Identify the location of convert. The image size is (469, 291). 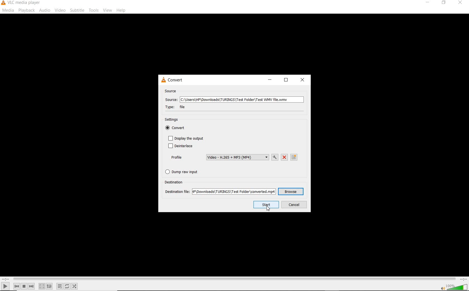
(178, 128).